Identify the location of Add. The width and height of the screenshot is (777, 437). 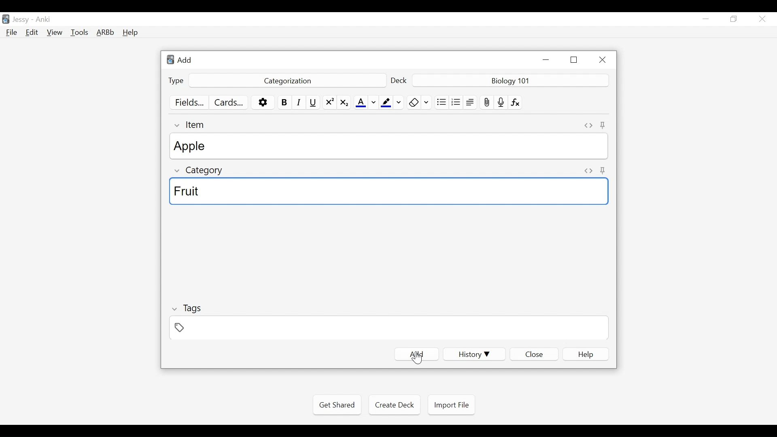
(184, 59).